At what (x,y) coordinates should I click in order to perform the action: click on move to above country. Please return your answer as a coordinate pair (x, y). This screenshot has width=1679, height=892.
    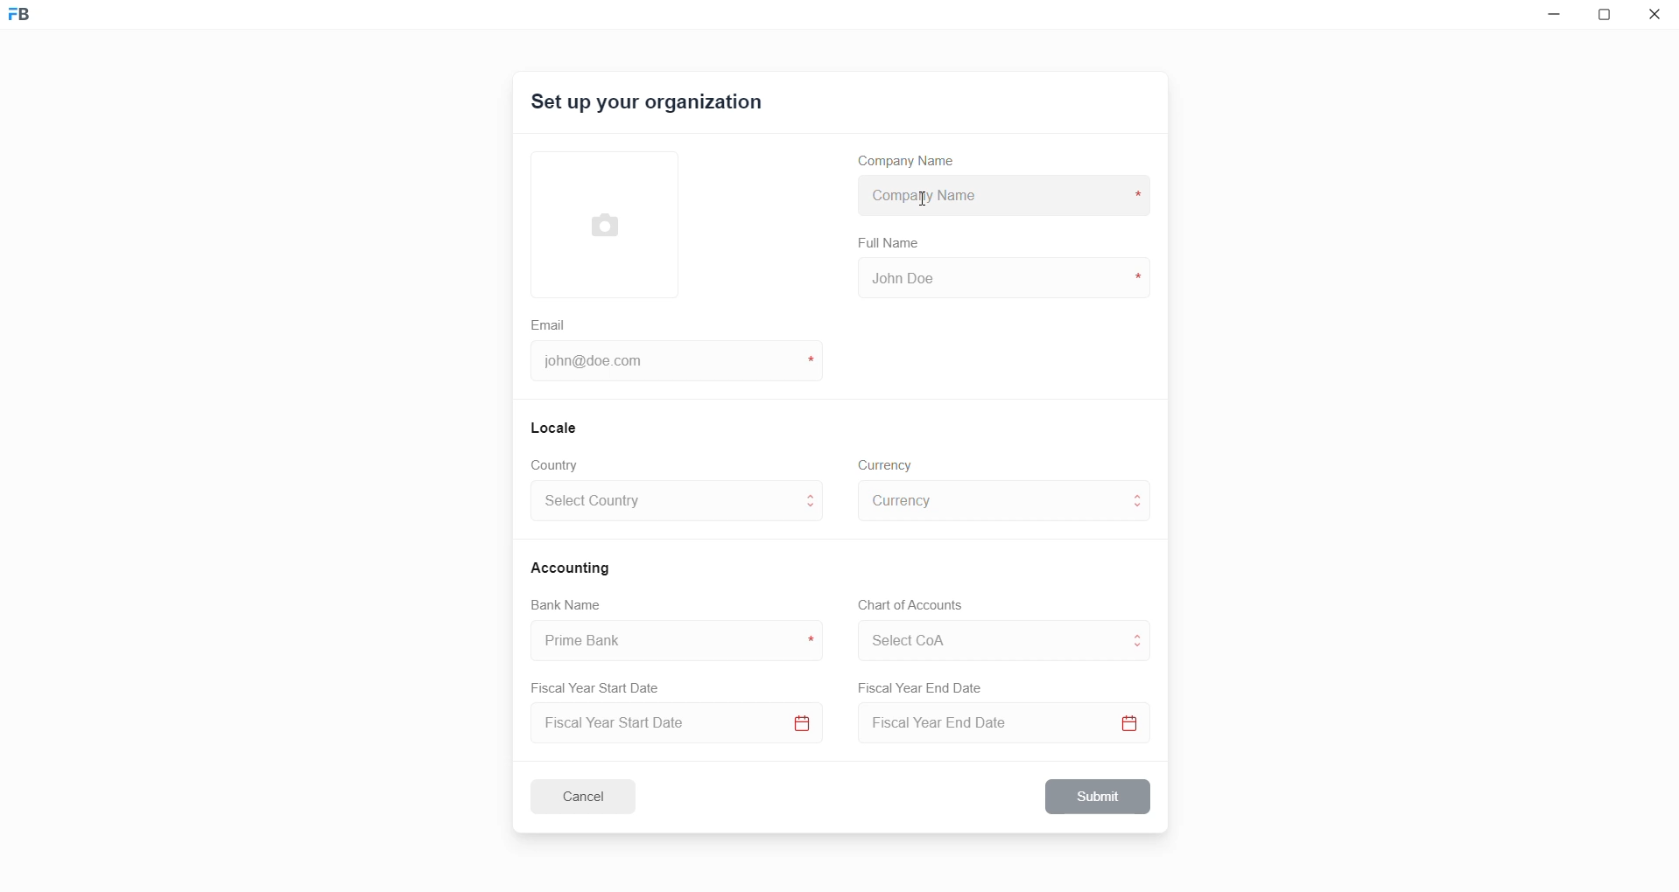
    Looking at the image, I should click on (814, 494).